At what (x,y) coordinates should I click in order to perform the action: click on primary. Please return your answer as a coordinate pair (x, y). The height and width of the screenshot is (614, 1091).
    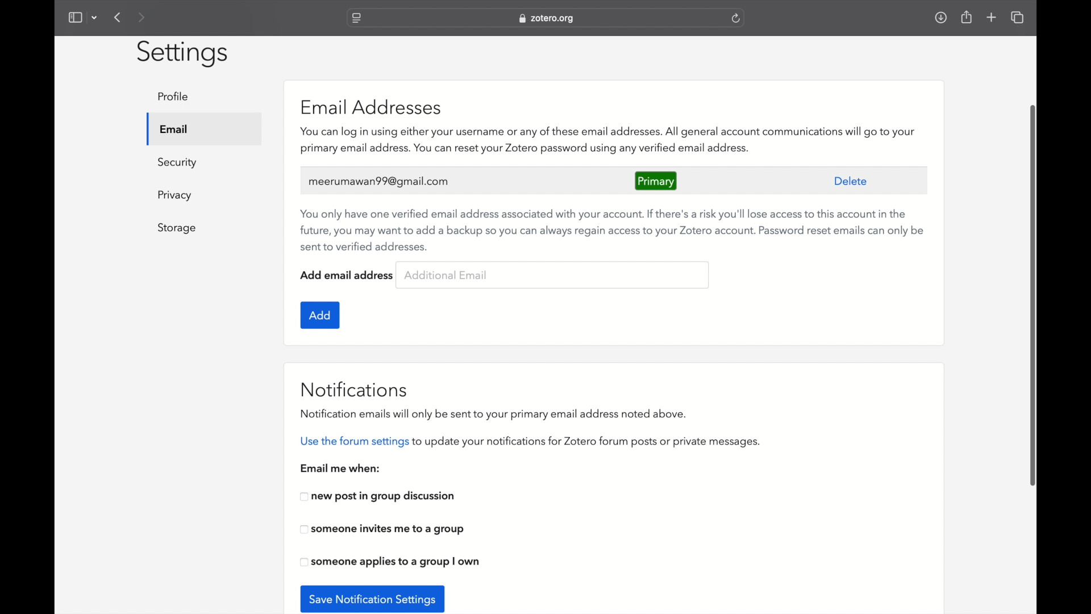
    Looking at the image, I should click on (657, 180).